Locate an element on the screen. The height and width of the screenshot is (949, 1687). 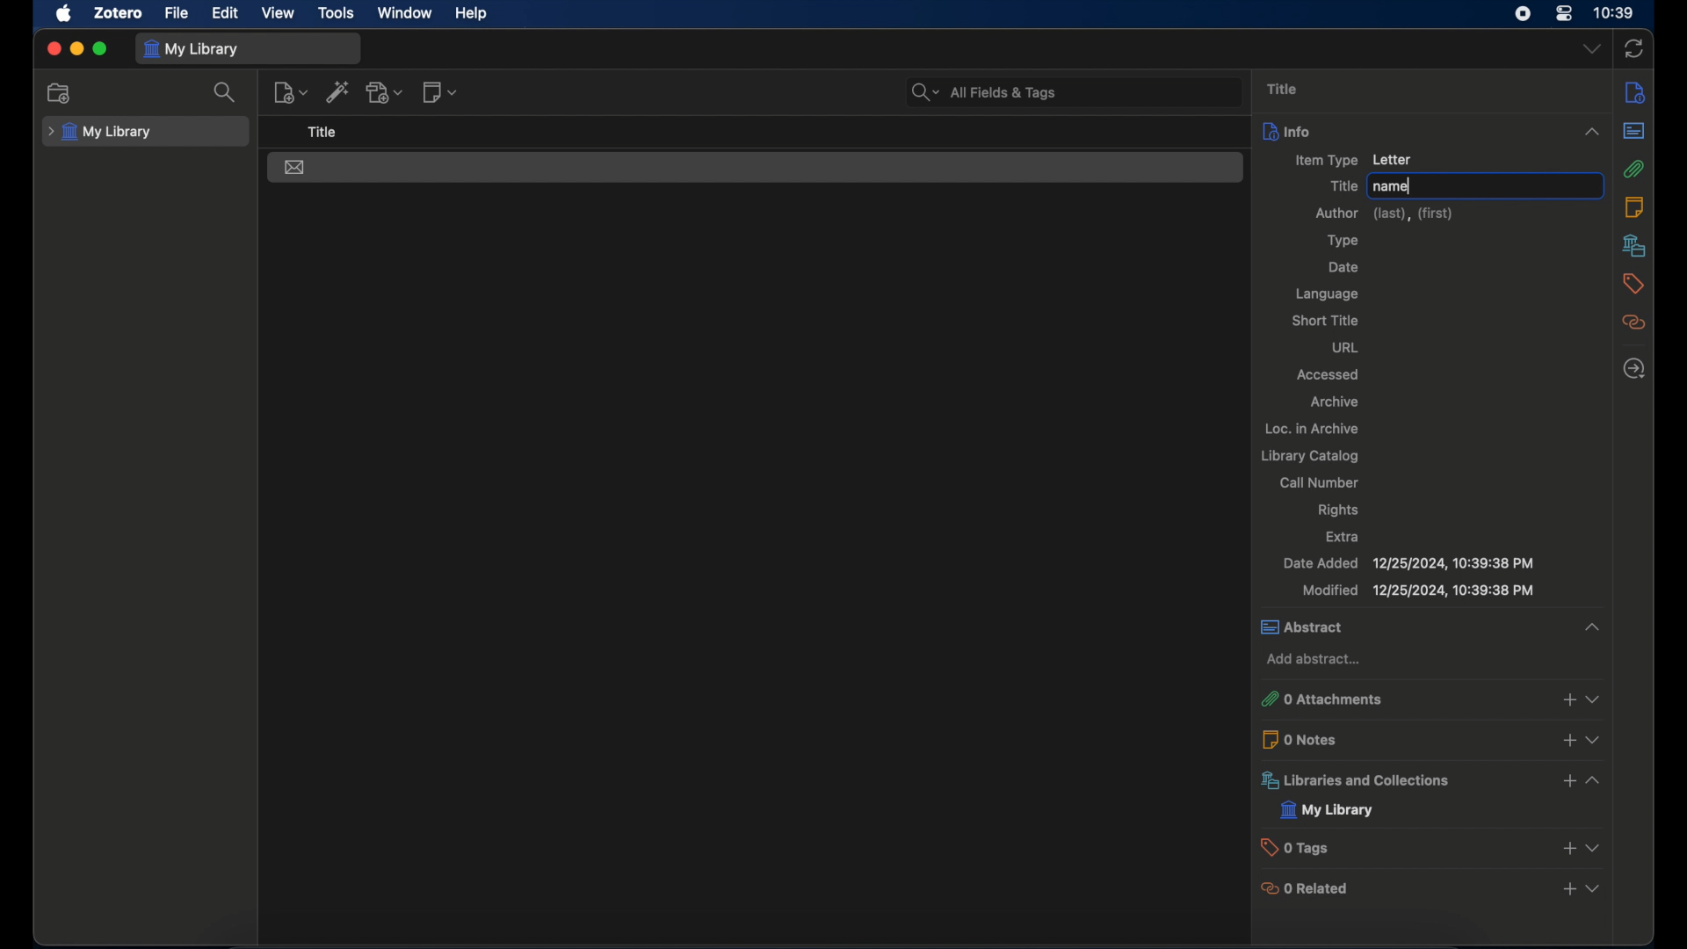
control center is located at coordinates (1564, 12).